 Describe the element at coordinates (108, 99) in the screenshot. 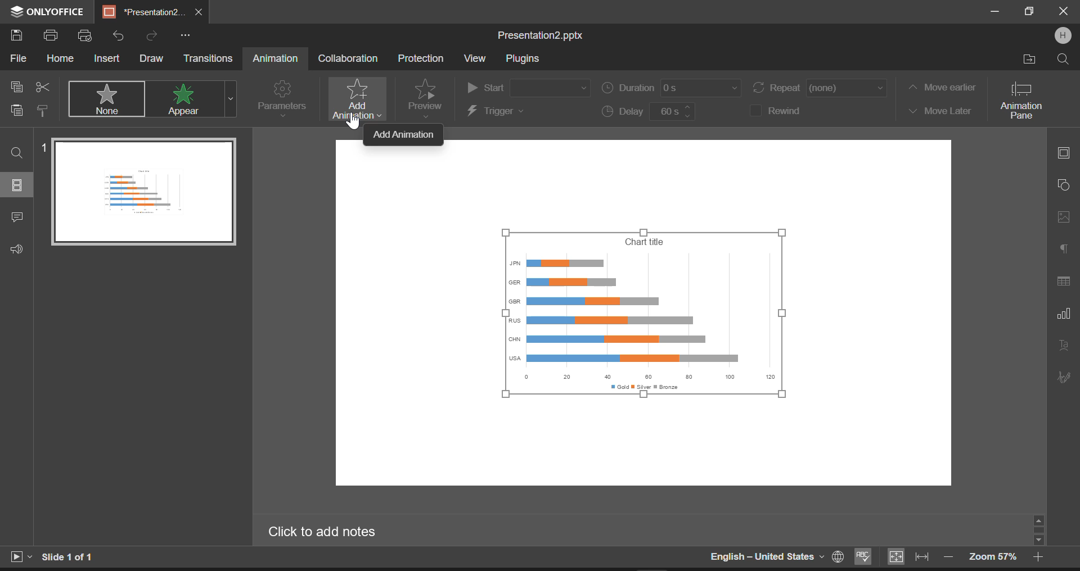

I see `None` at that location.